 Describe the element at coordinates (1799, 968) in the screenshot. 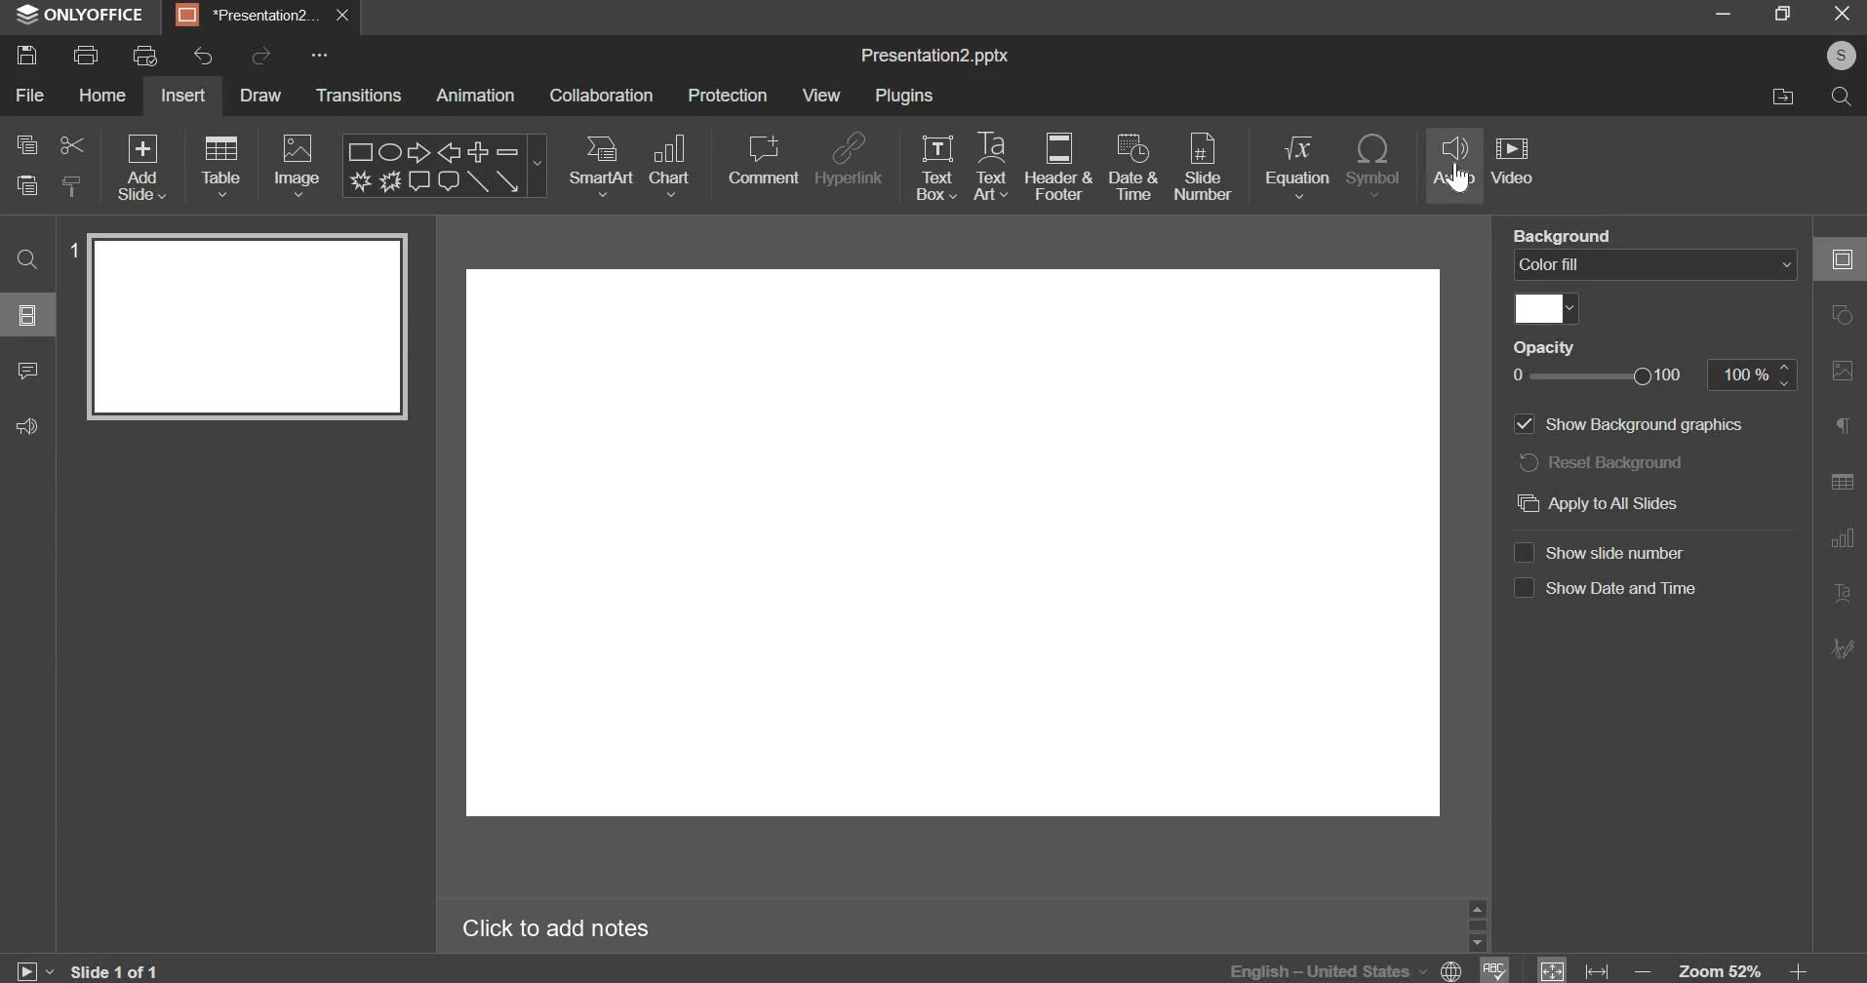

I see `increase zoom` at that location.